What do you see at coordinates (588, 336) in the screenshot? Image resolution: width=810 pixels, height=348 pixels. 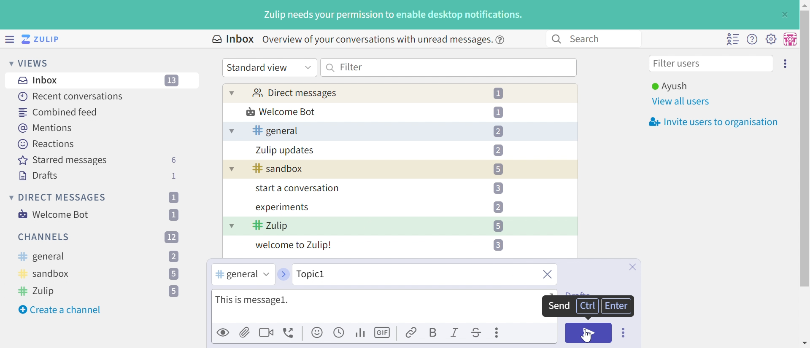 I see `Cursor` at bounding box center [588, 336].